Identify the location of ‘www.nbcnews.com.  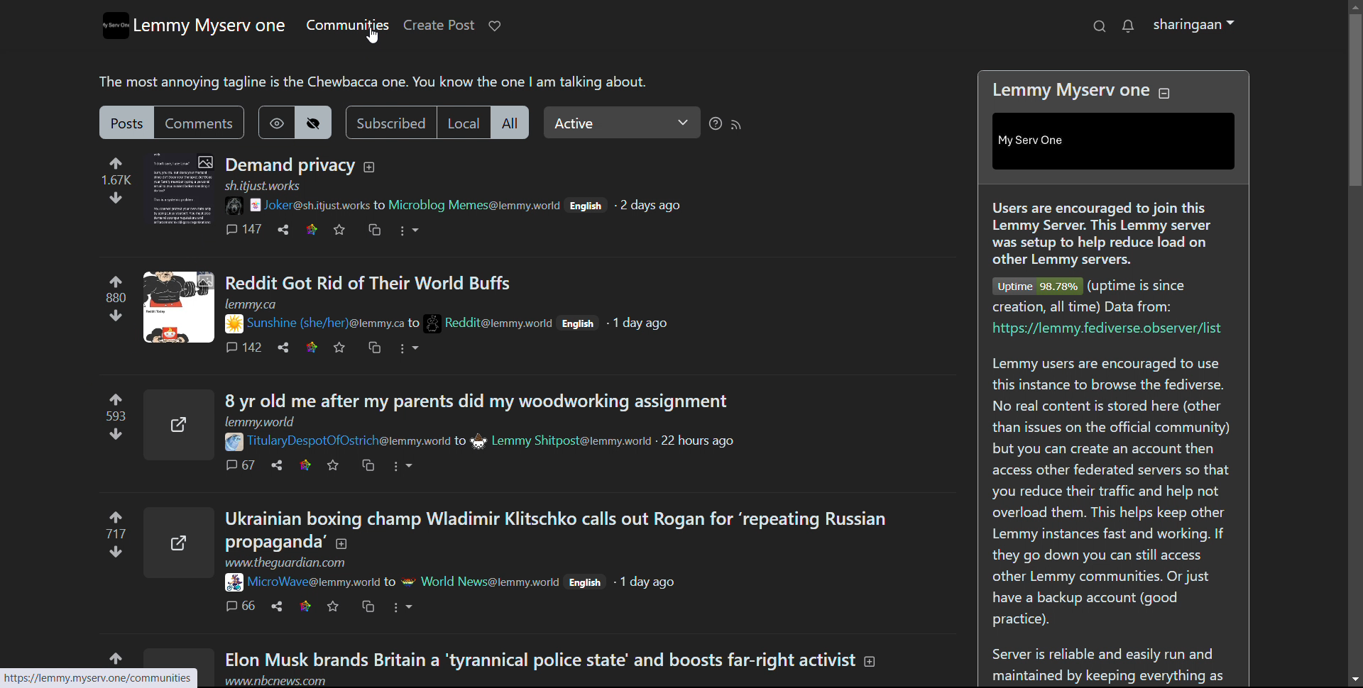
(276, 679).